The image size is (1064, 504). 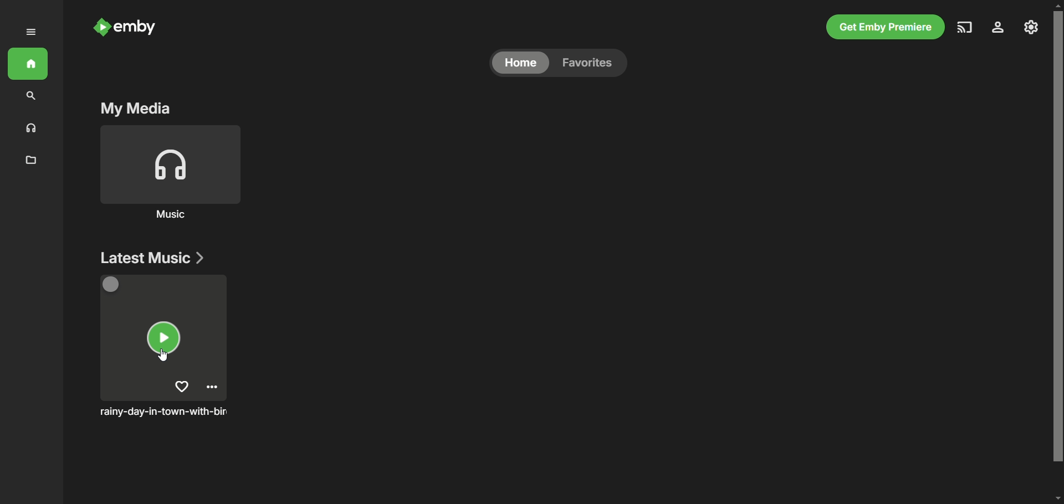 What do you see at coordinates (34, 34) in the screenshot?
I see `expand` at bounding box center [34, 34].